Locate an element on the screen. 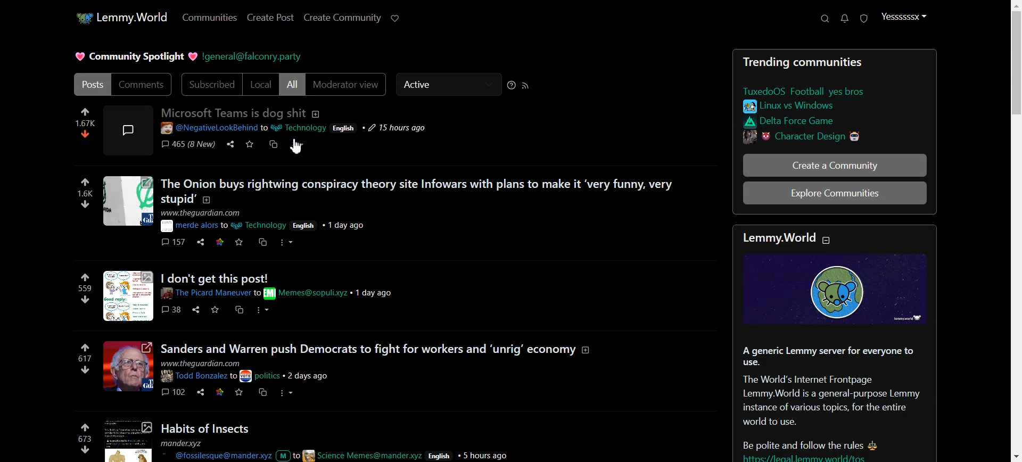 The image size is (1022, 462). like is located at coordinates (86, 111).